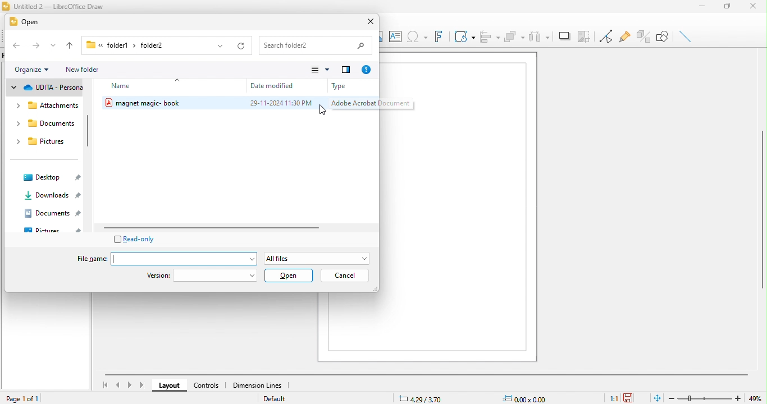 The width and height of the screenshot is (767, 404). Describe the element at coordinates (368, 23) in the screenshot. I see `close` at that location.